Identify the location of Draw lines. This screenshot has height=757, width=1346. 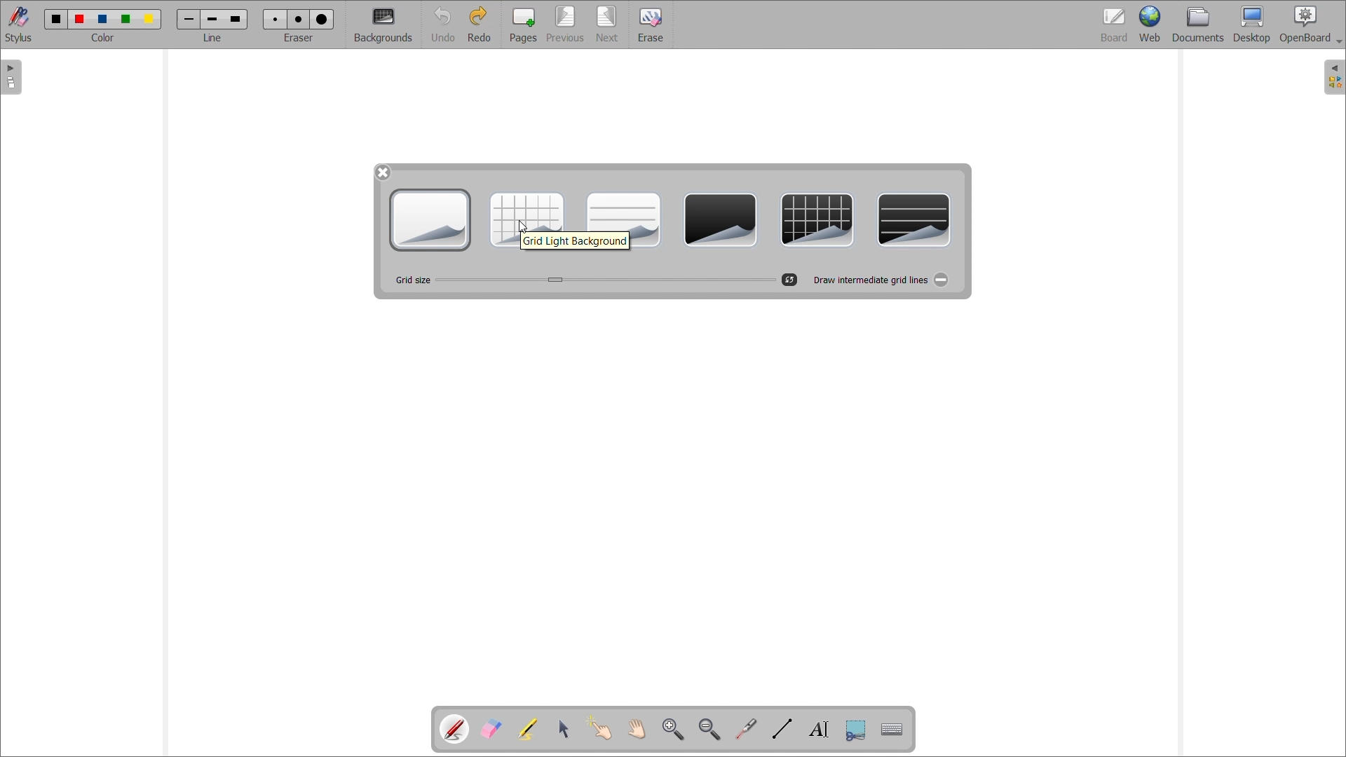
(782, 728).